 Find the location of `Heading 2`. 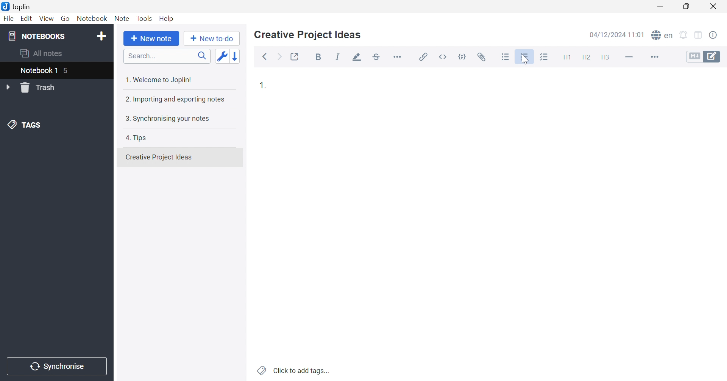

Heading 2 is located at coordinates (587, 58).